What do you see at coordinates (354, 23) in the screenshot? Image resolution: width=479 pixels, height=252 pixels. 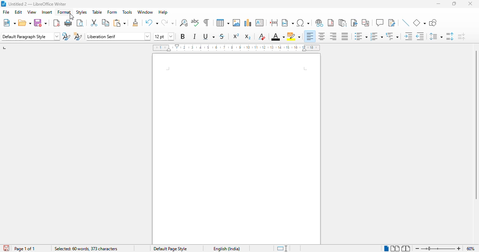 I see `insert bookmark` at bounding box center [354, 23].